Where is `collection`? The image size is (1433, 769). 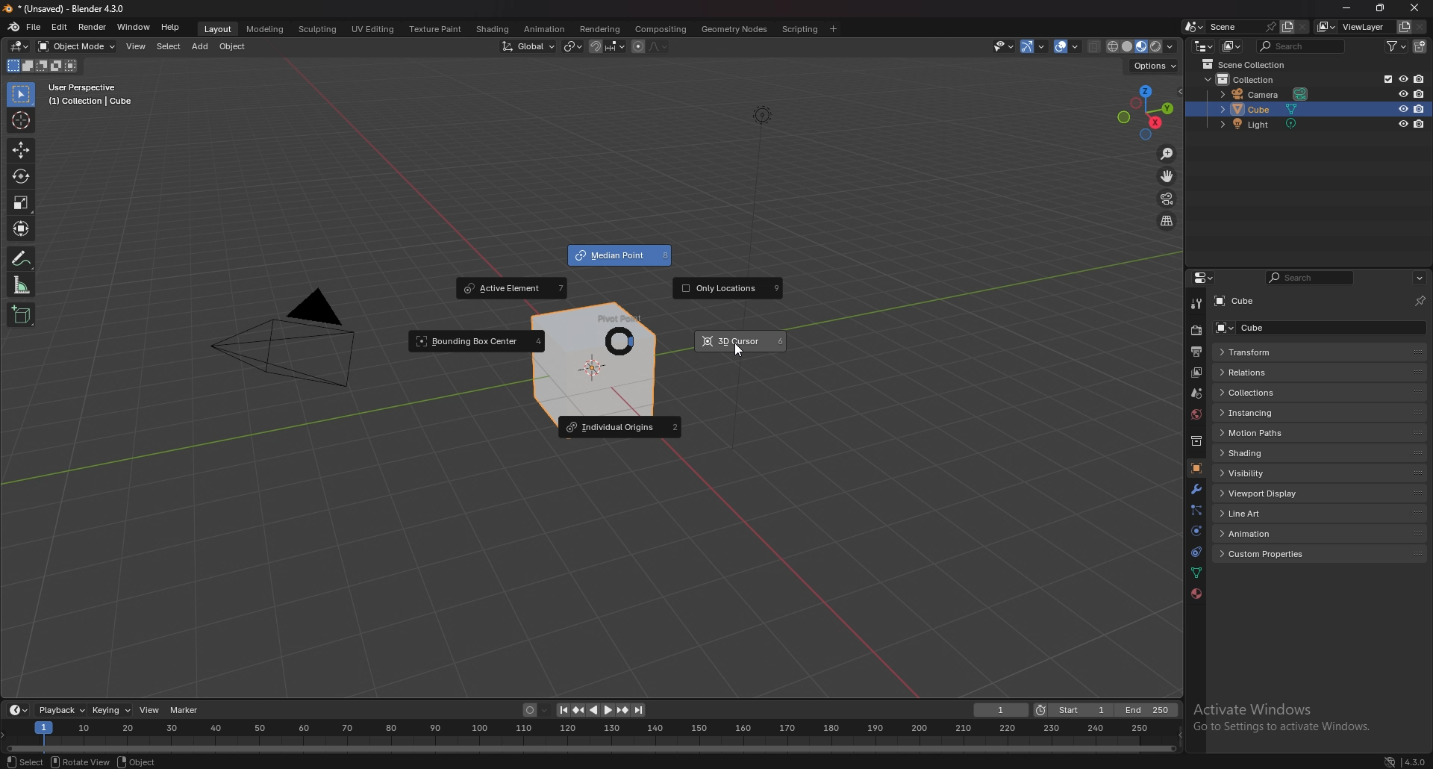
collection is located at coordinates (1195, 441).